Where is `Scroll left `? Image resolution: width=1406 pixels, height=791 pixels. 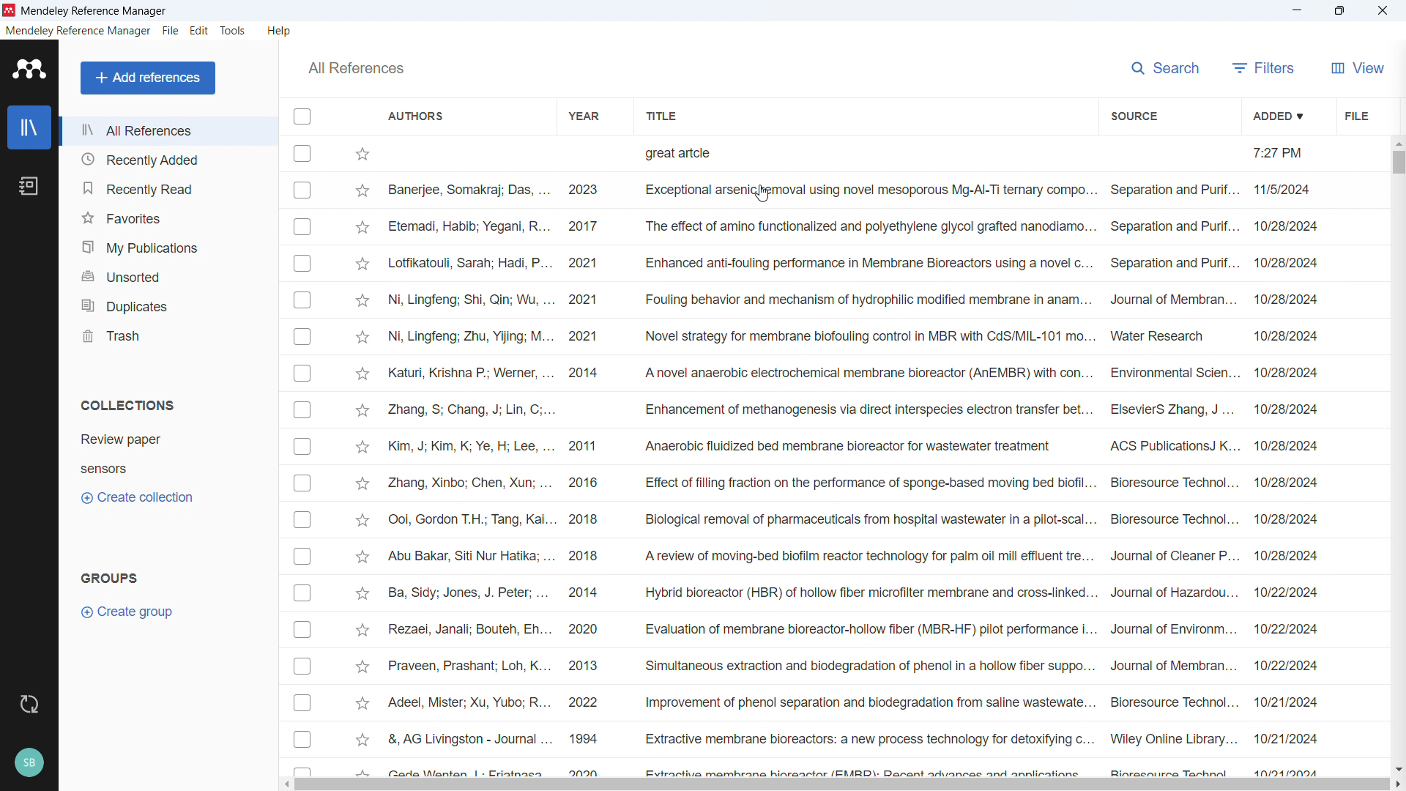 Scroll left  is located at coordinates (284, 784).